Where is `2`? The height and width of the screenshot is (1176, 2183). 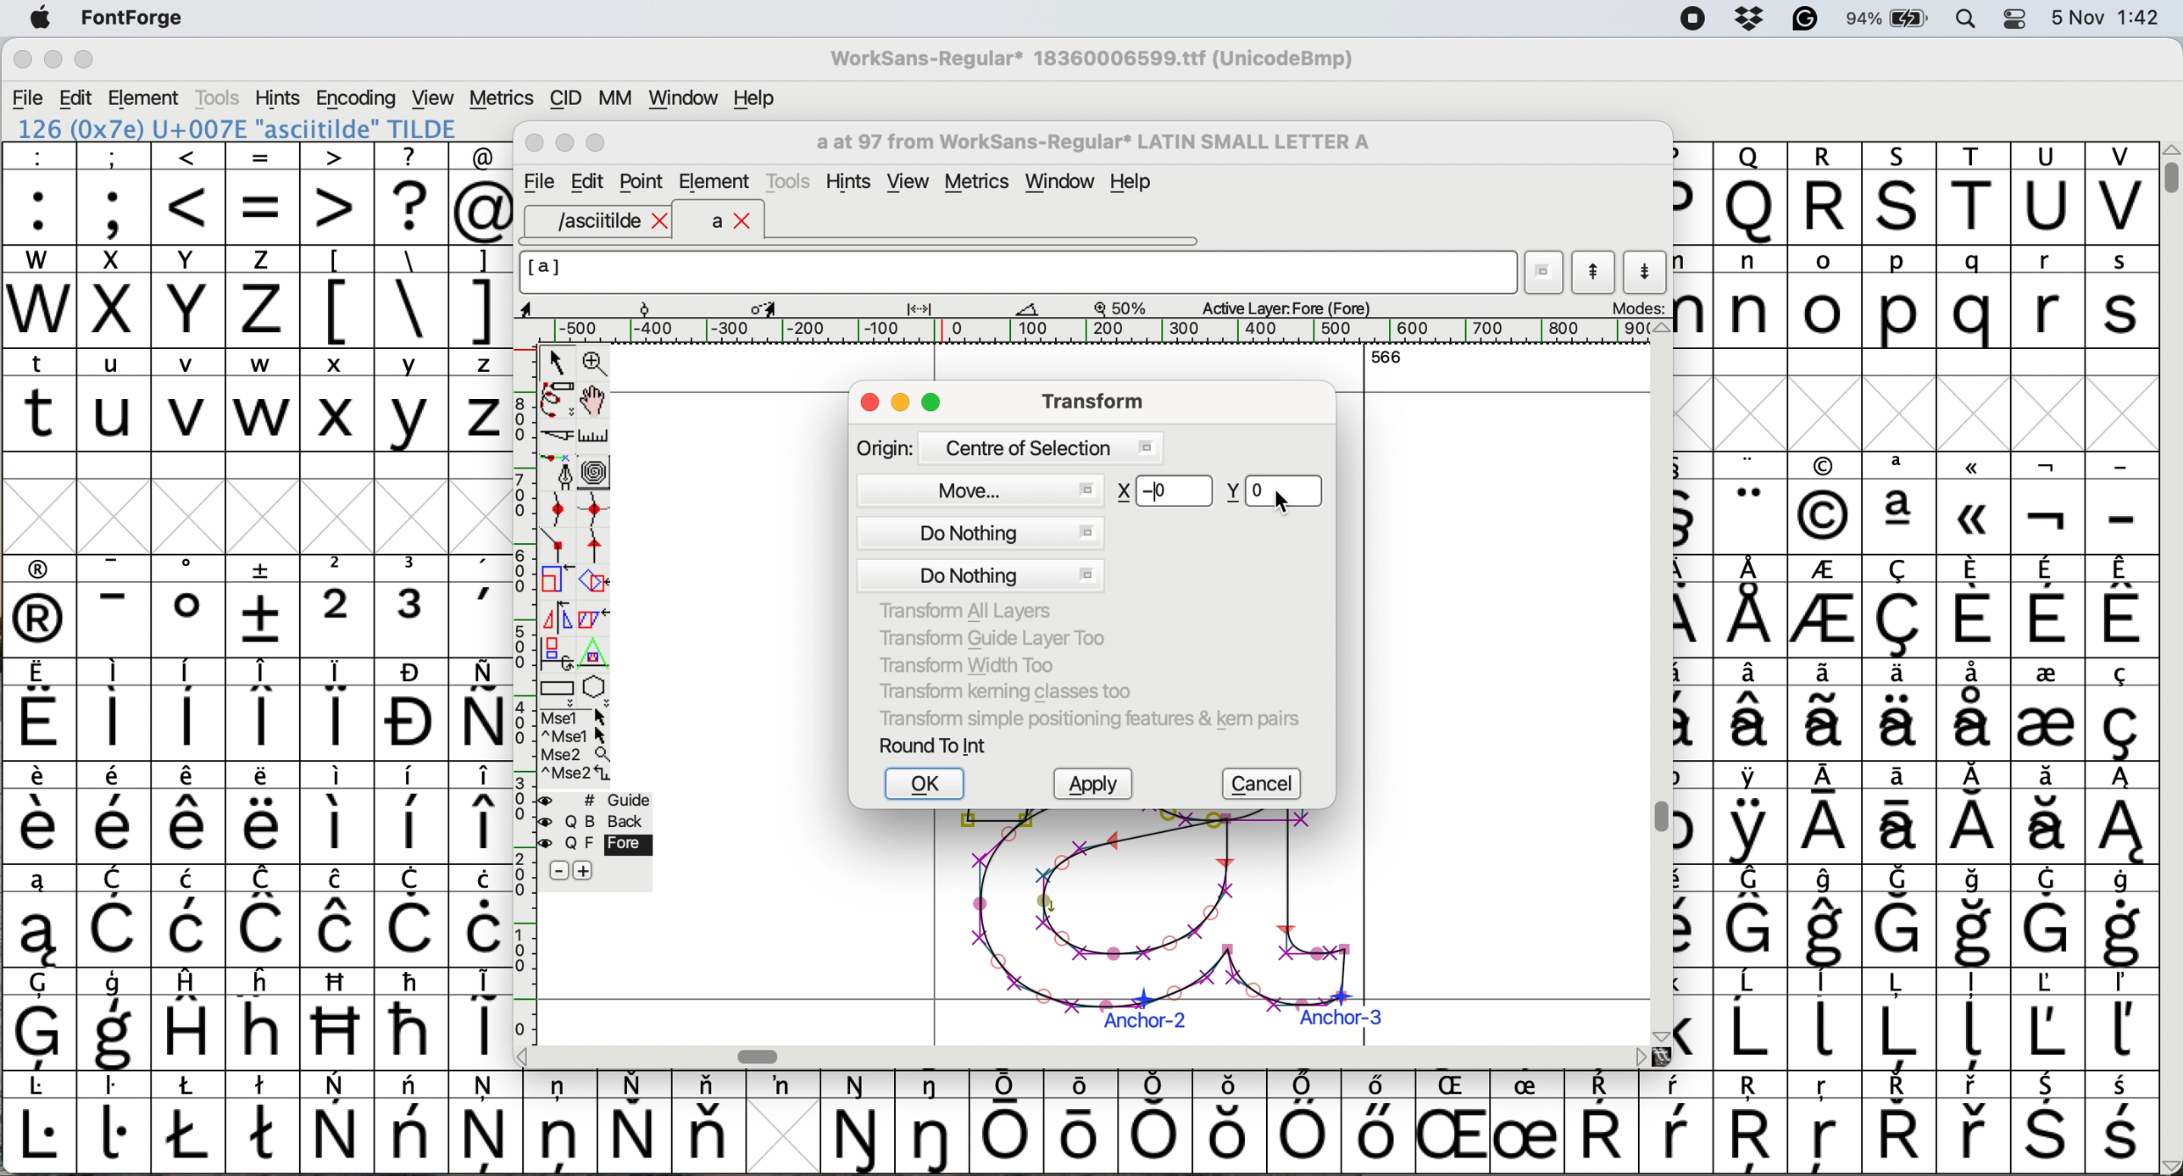 2 is located at coordinates (338, 606).